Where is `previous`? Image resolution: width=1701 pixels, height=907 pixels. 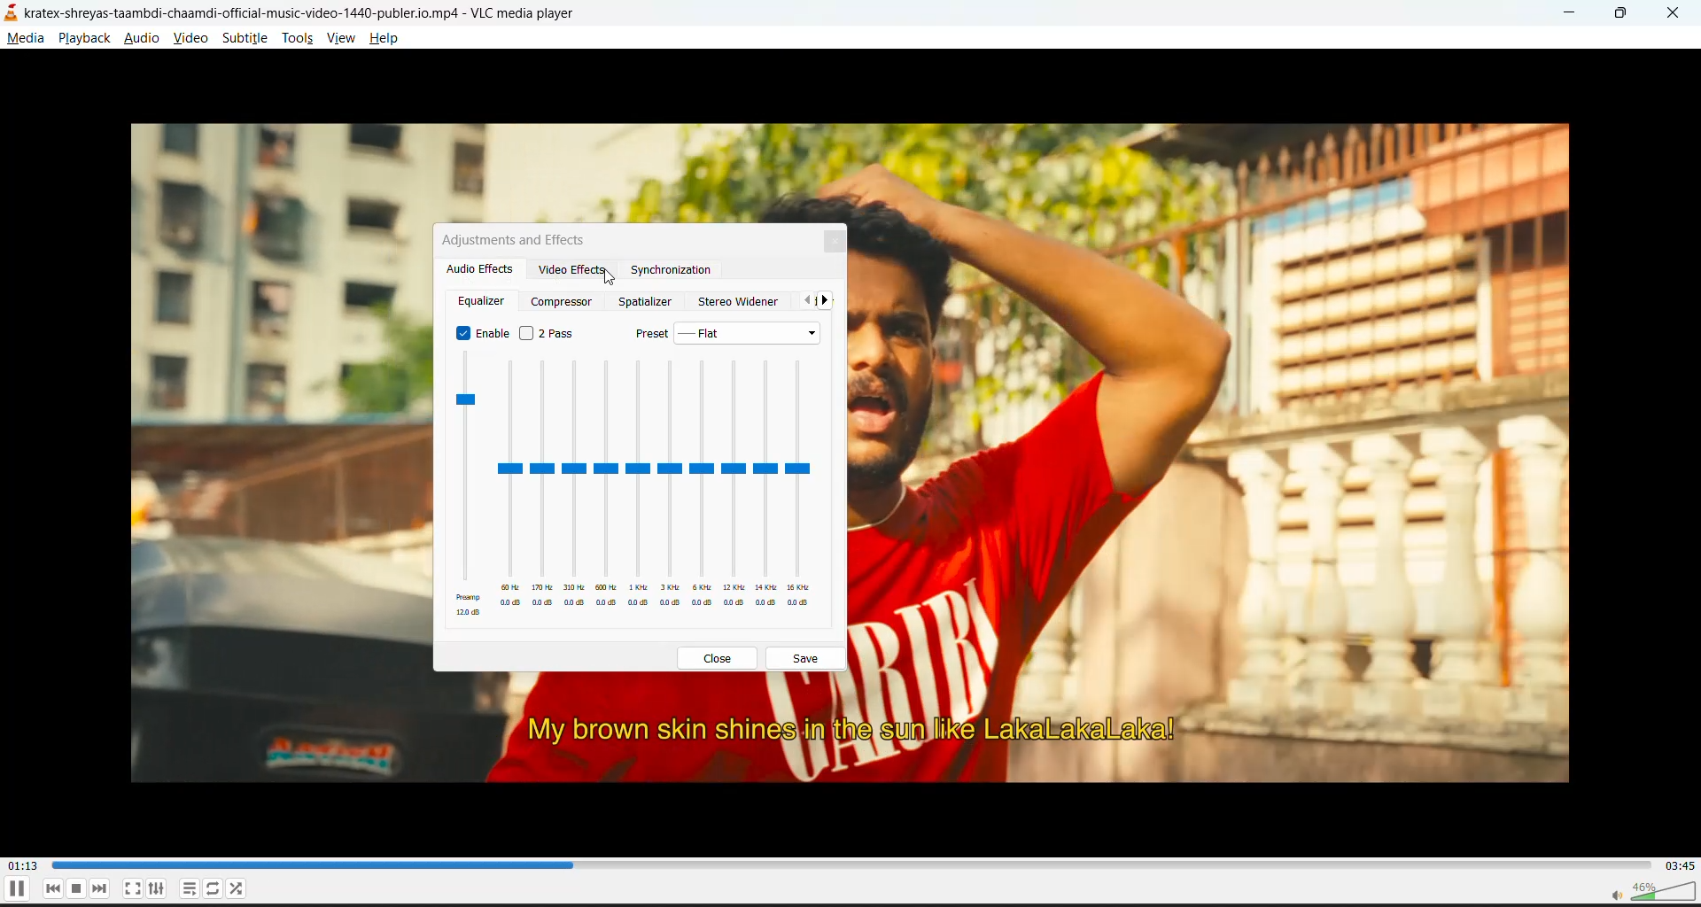
previous is located at coordinates (56, 888).